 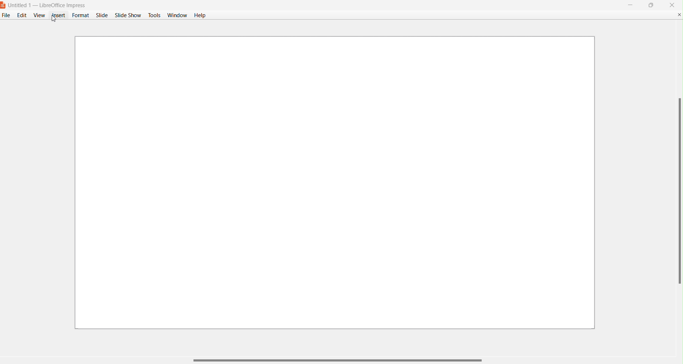 I want to click on Close Document, so click(x=679, y=14).